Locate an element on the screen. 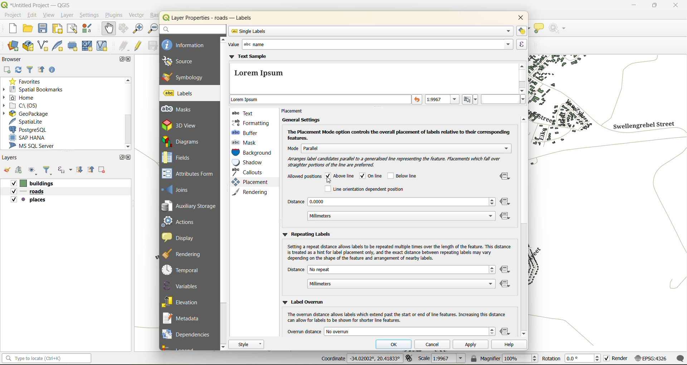 The width and height of the screenshot is (687, 365). symbology is located at coordinates (183, 77).